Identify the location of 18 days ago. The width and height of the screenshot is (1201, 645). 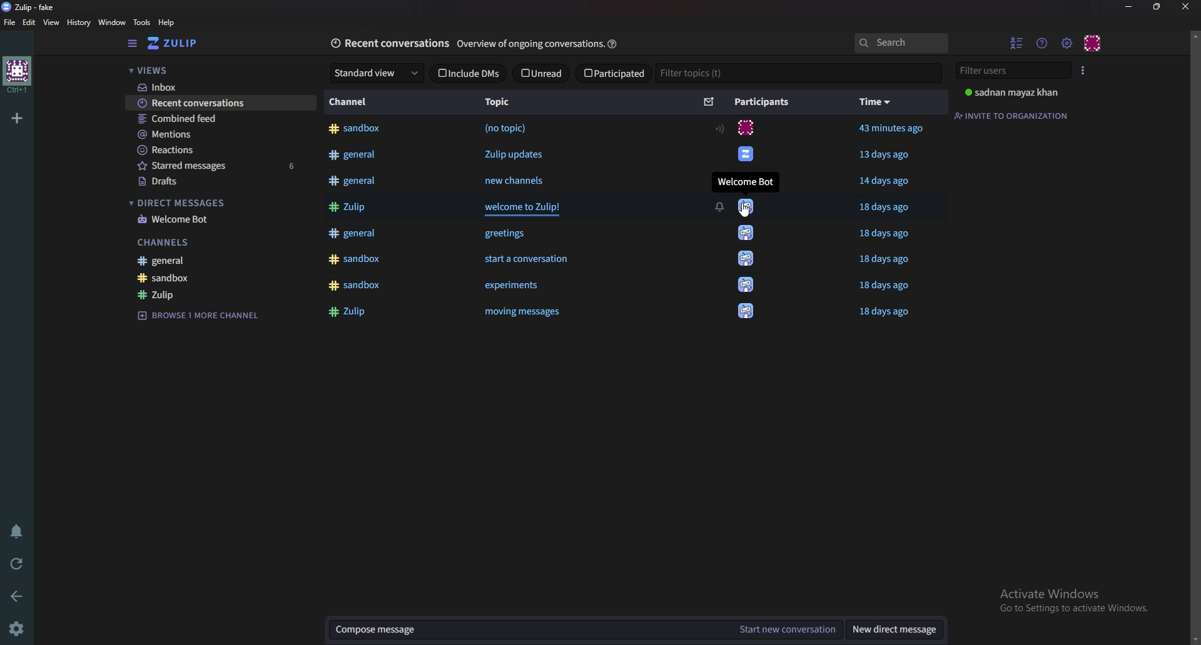
(888, 314).